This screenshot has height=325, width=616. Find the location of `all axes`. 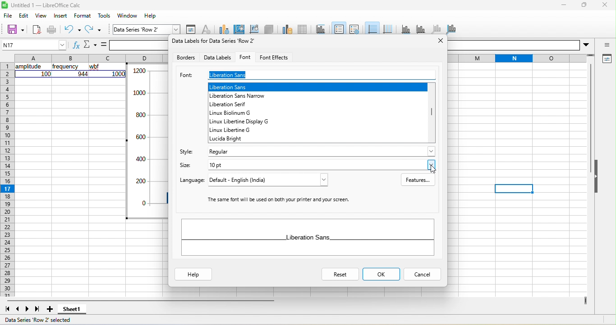

all axes is located at coordinates (453, 28).